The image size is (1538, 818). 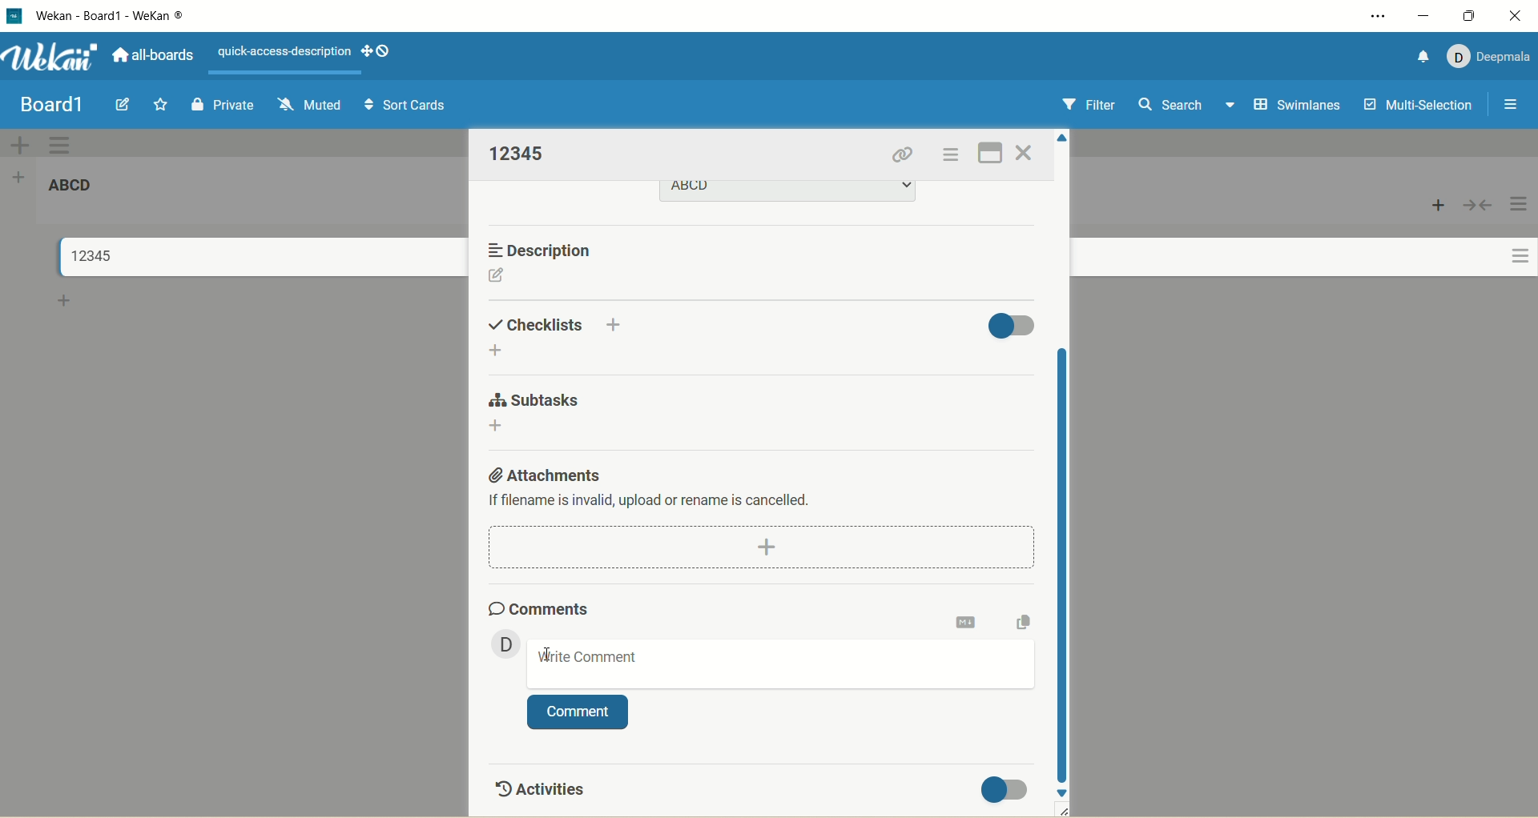 I want to click on logo, so click(x=13, y=17).